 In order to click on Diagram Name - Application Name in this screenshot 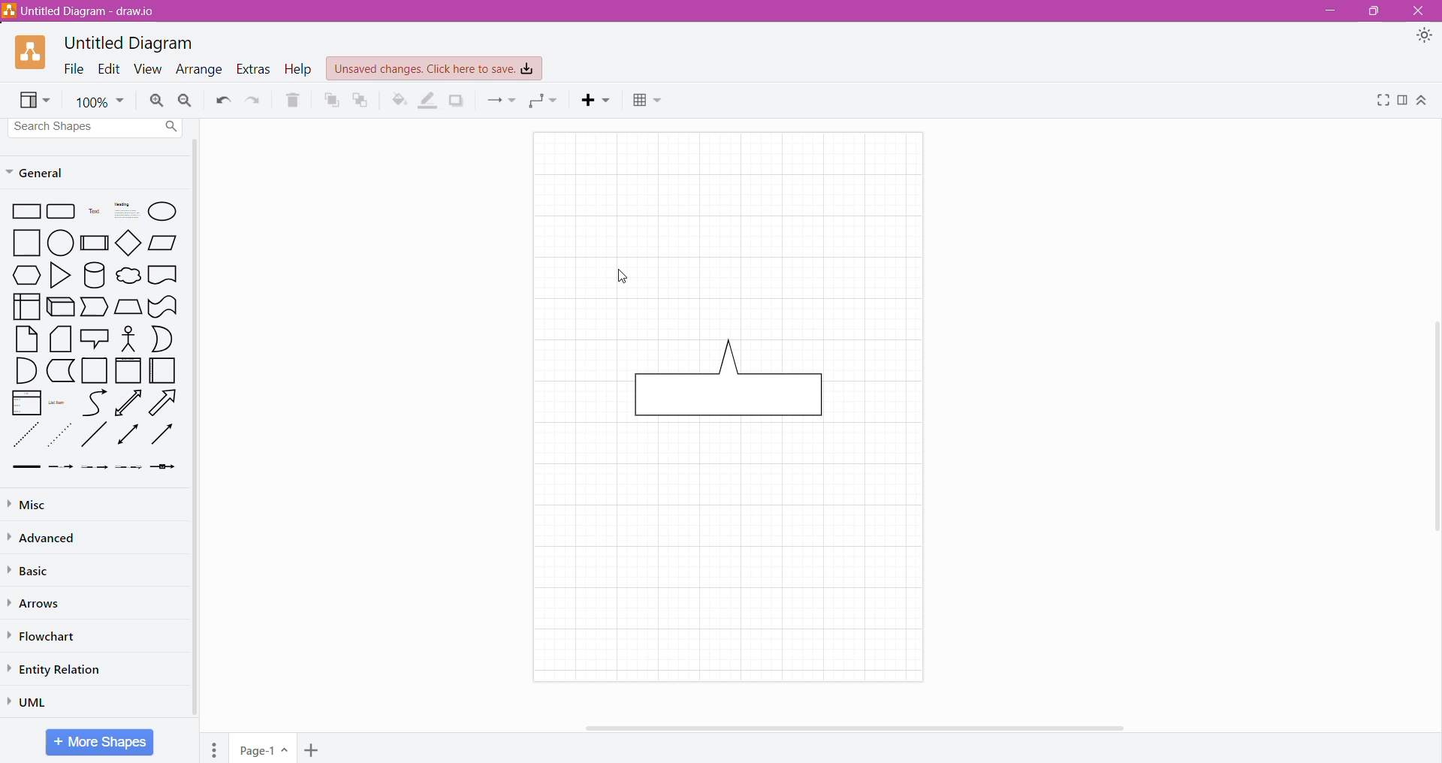, I will do `click(81, 11)`.